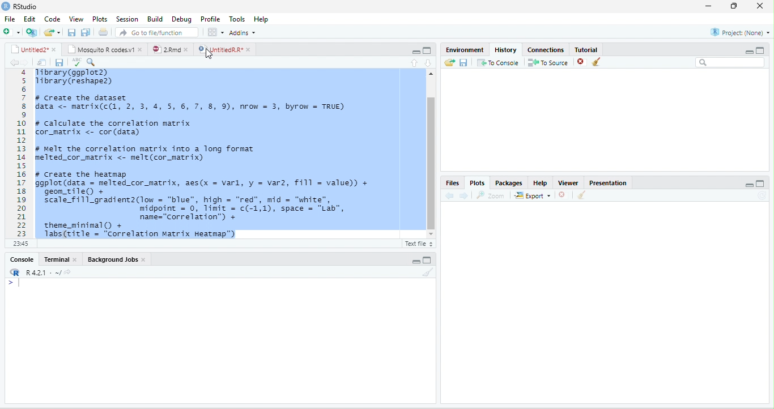 The image size is (774, 409). What do you see at coordinates (52, 33) in the screenshot?
I see `end file` at bounding box center [52, 33].